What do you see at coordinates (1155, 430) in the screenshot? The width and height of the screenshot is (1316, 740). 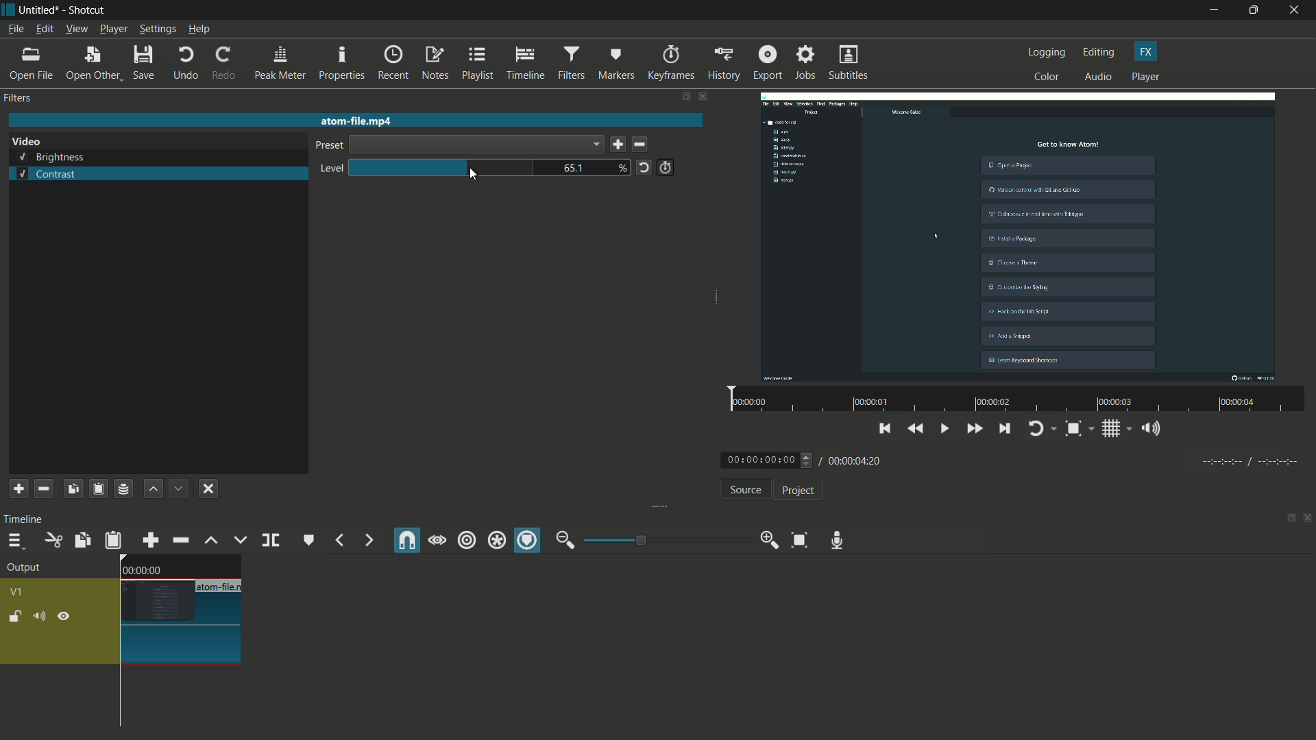 I see `show the volume control` at bounding box center [1155, 430].